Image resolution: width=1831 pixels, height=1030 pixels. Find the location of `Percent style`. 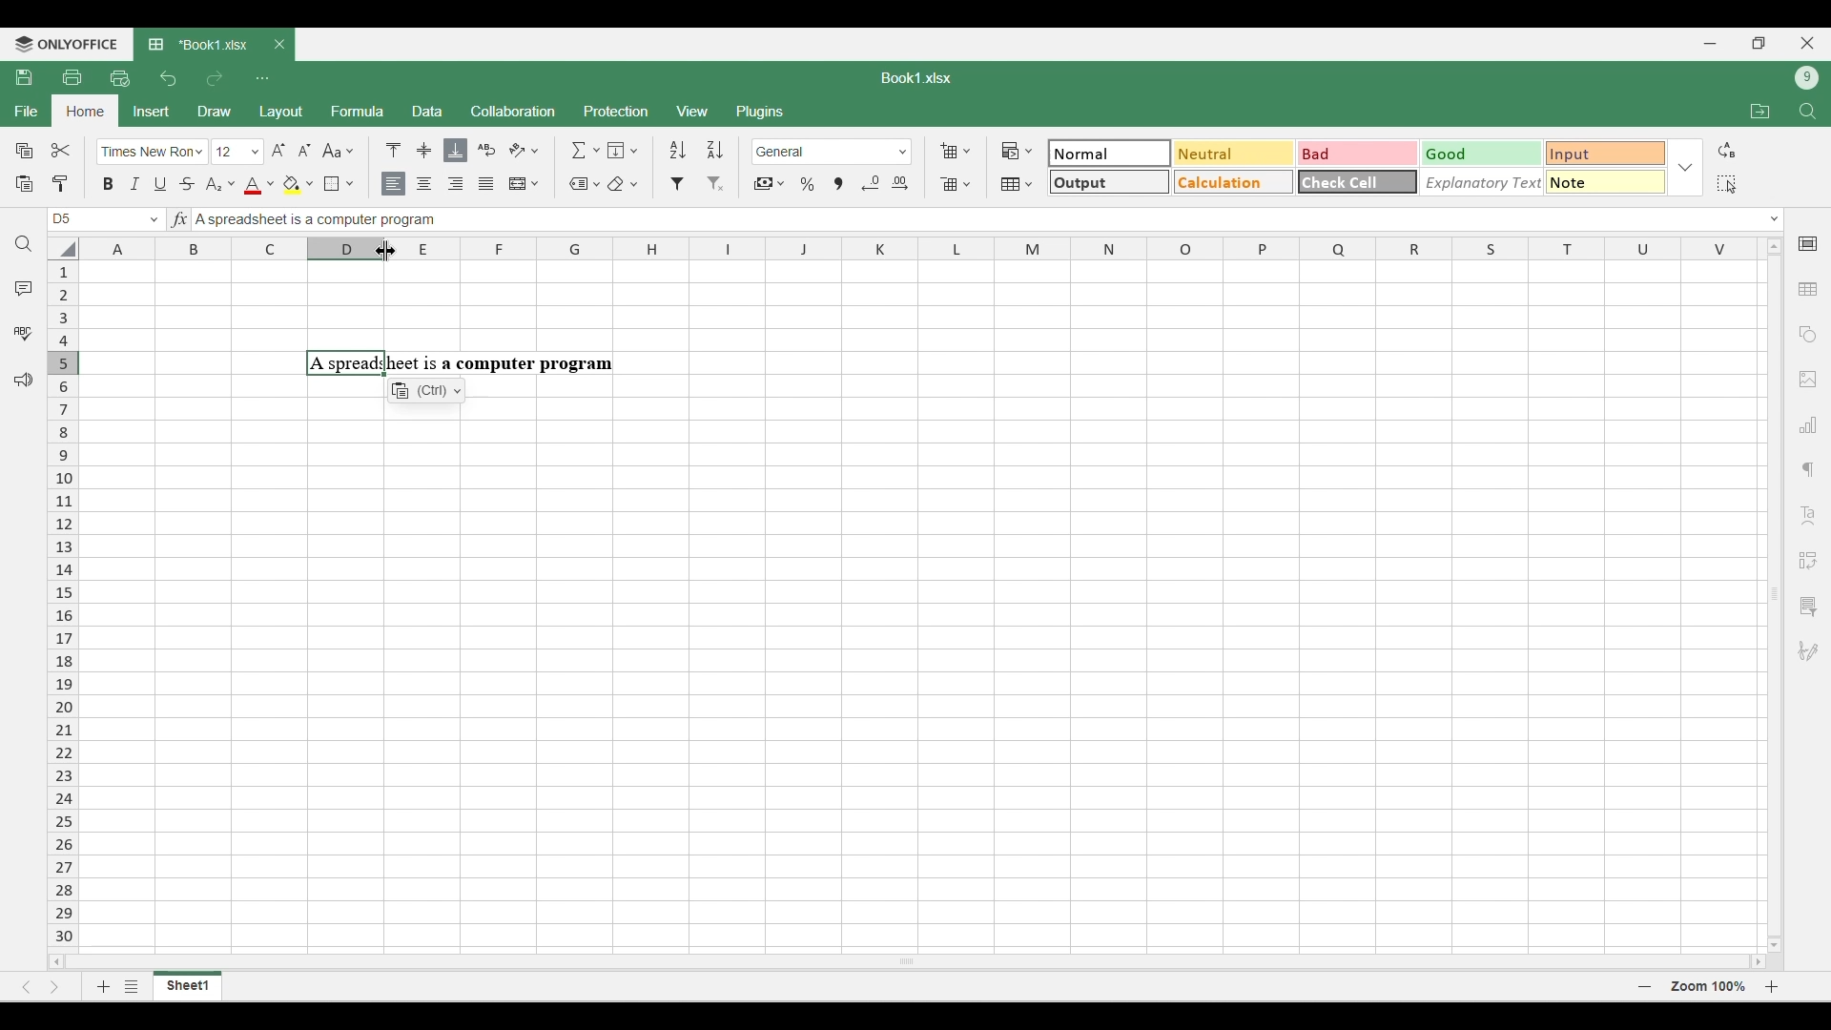

Percent style is located at coordinates (807, 184).